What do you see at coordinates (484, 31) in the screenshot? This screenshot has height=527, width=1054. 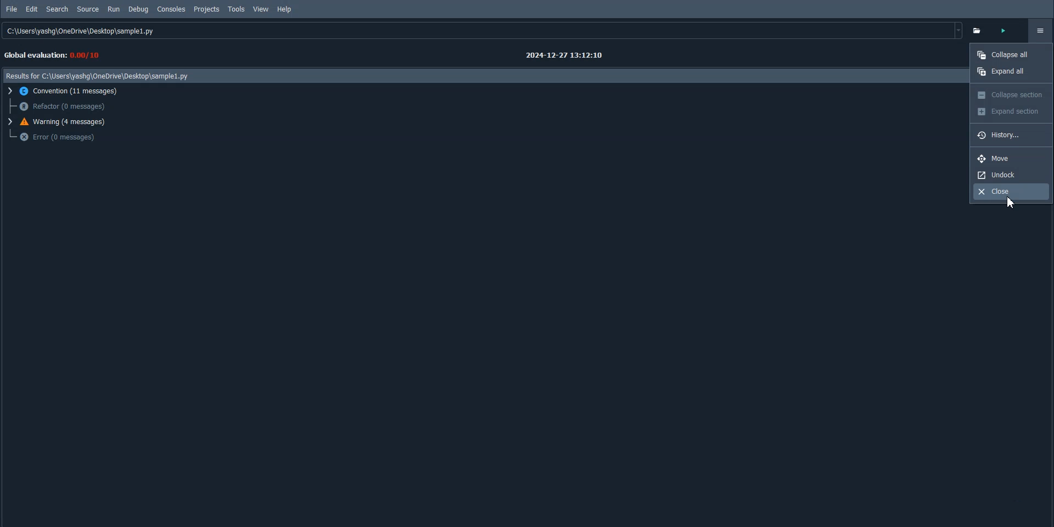 I see `C:\Users\yashg\OneDrive\Desktop\sample.py` at bounding box center [484, 31].